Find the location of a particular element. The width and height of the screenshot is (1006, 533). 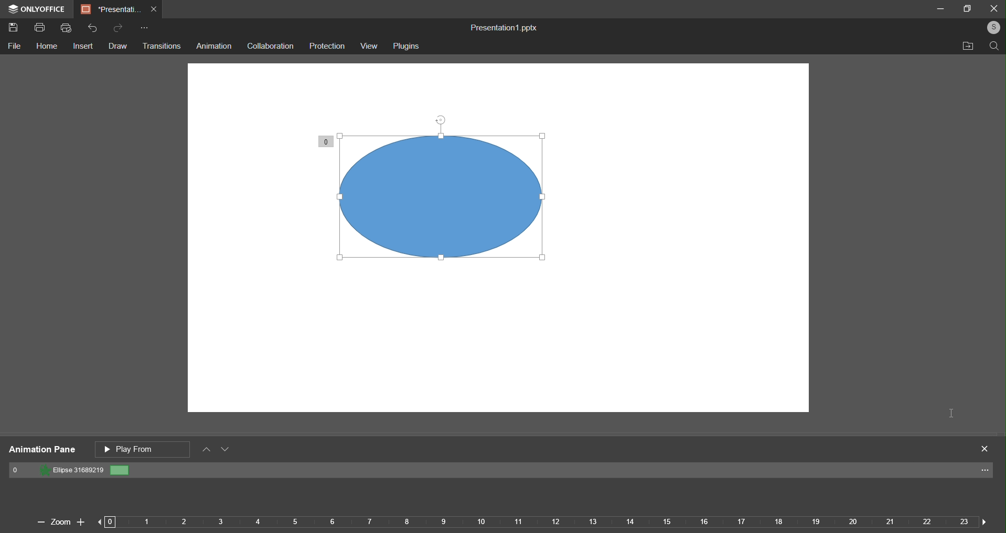

animation is located at coordinates (215, 47).